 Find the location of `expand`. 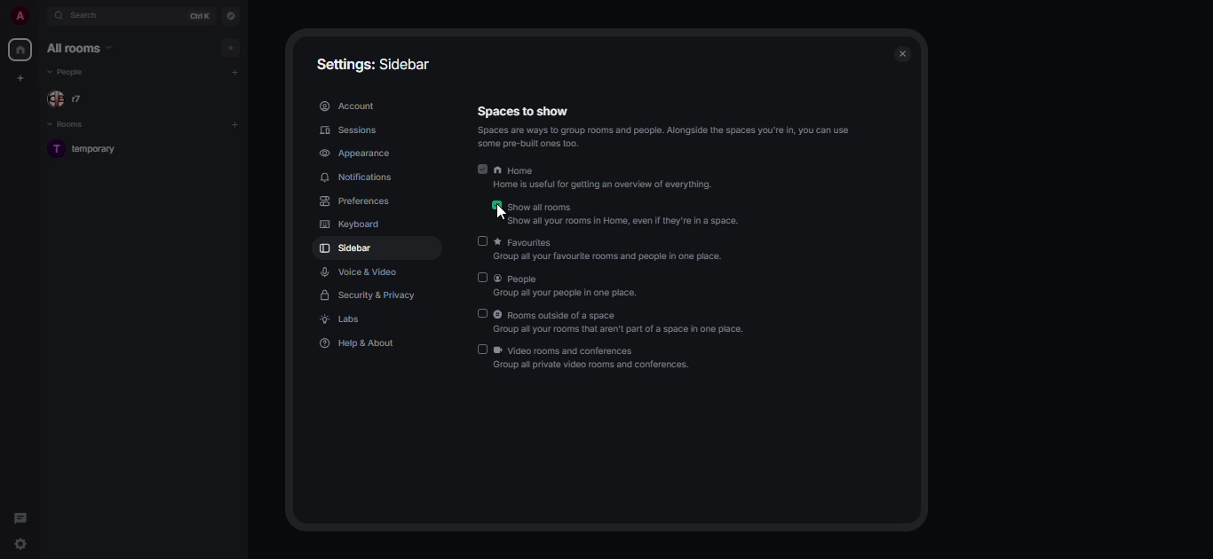

expand is located at coordinates (36, 17).